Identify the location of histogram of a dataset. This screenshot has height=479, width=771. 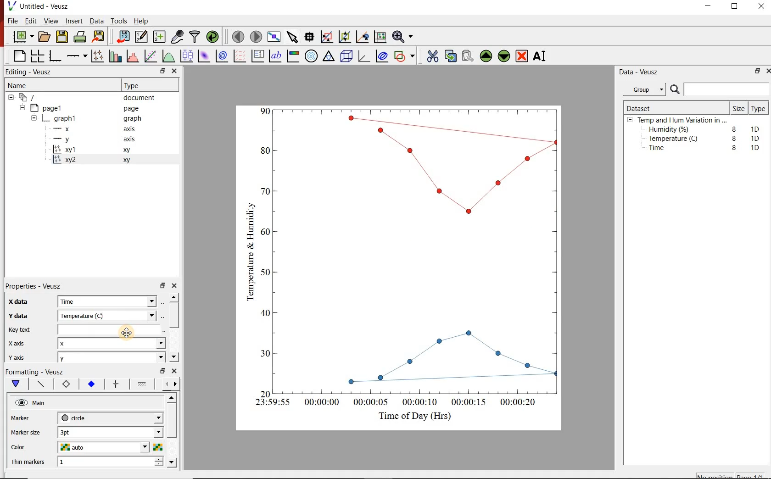
(134, 56).